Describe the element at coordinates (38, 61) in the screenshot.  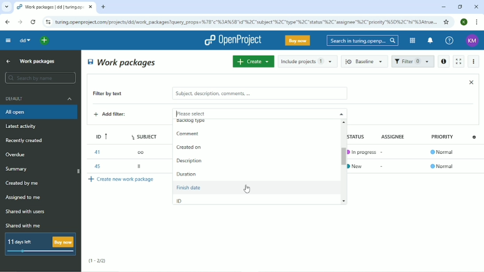
I see `Work packages` at that location.